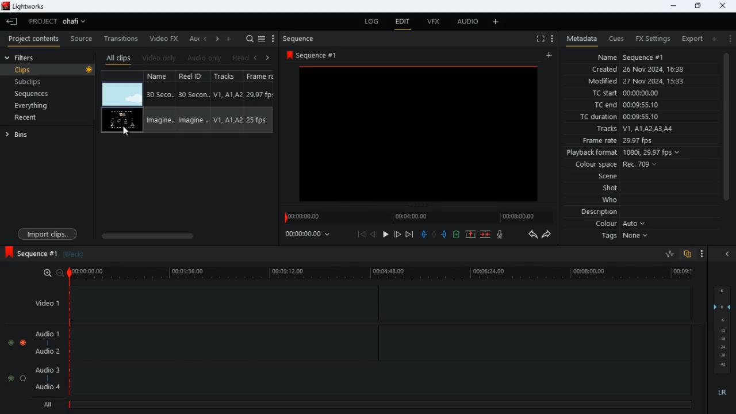 Image resolution: width=736 pixels, height=414 pixels. What do you see at coordinates (361, 234) in the screenshot?
I see `beggining` at bounding box center [361, 234].